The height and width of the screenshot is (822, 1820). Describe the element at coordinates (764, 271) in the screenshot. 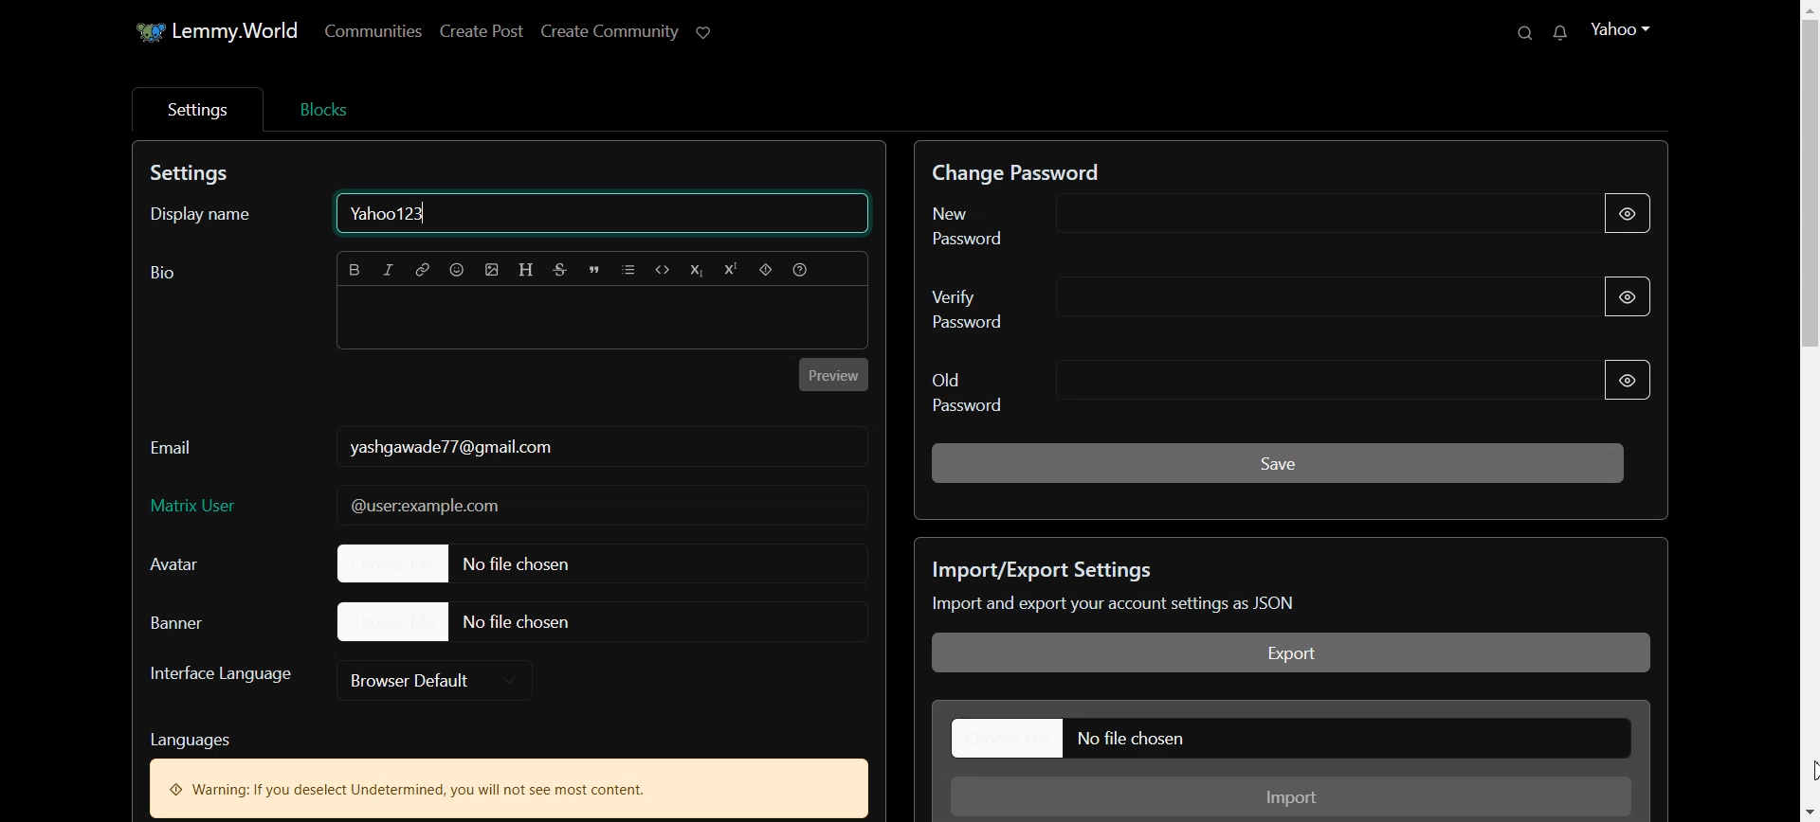

I see `Spoiler` at that location.